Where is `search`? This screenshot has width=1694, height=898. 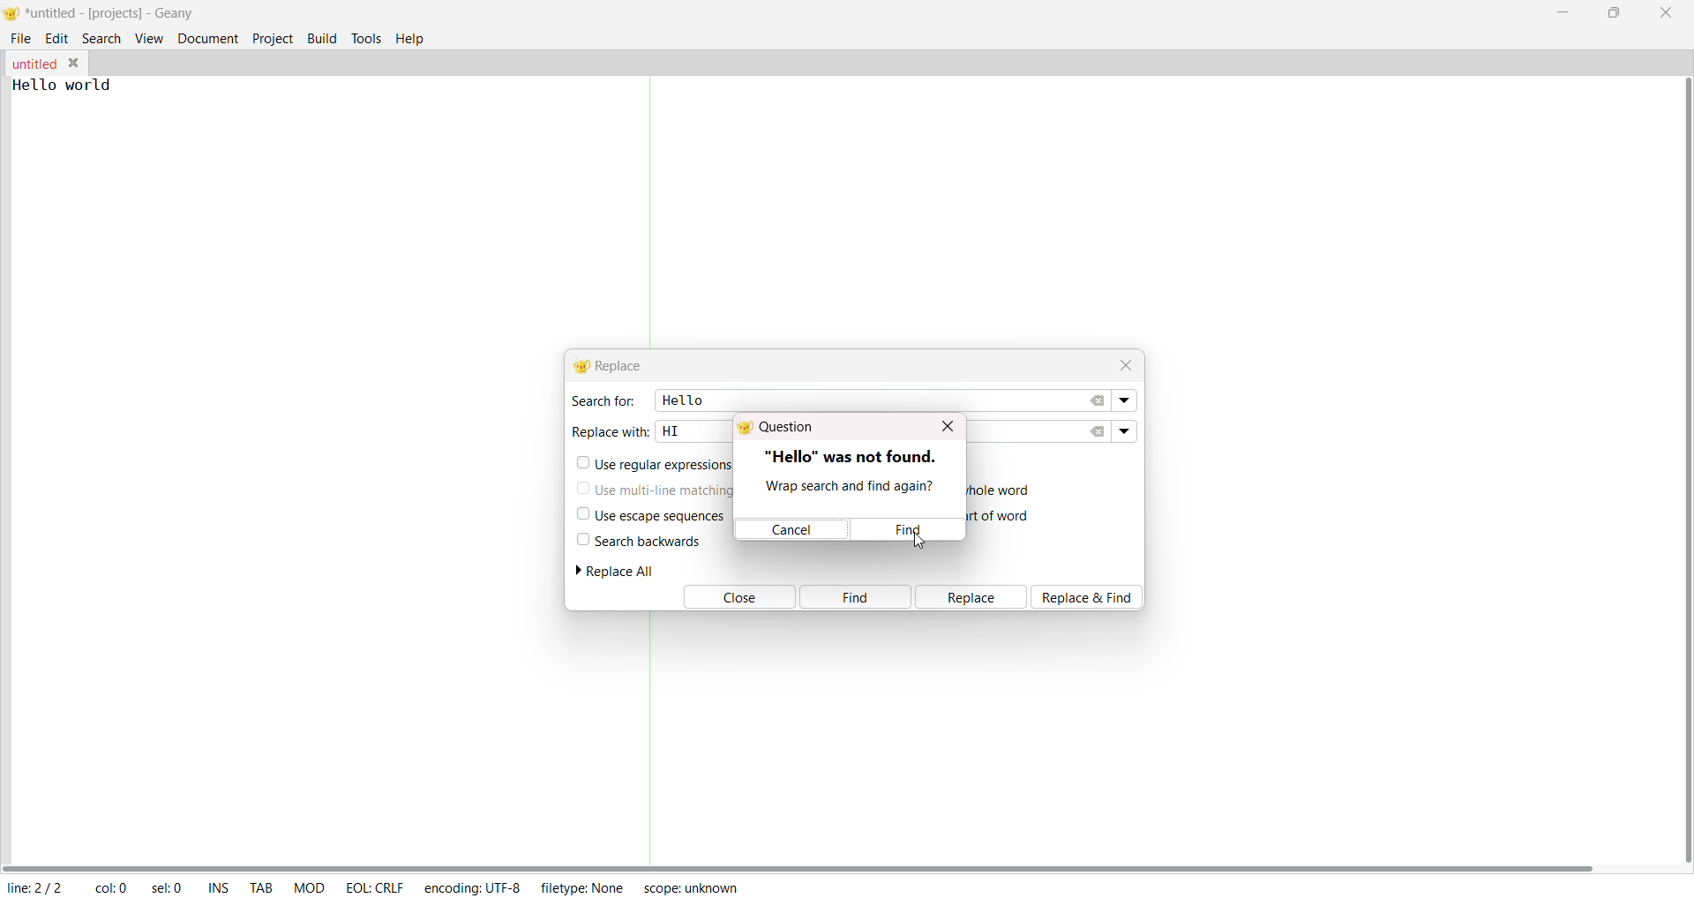 search is located at coordinates (102, 37).